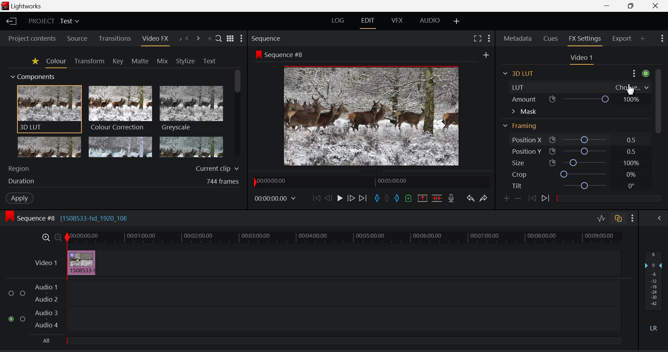  What do you see at coordinates (550, 39) in the screenshot?
I see `Cues` at bounding box center [550, 39].